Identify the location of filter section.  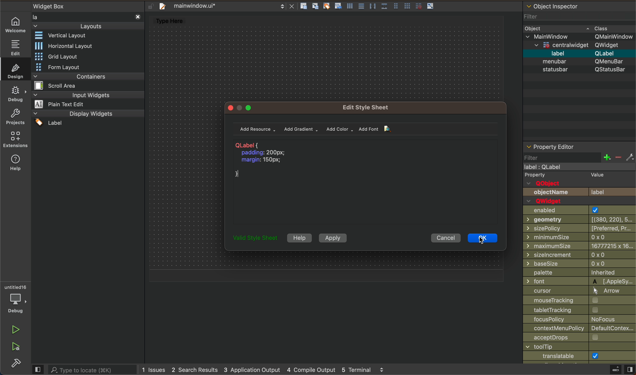
(578, 161).